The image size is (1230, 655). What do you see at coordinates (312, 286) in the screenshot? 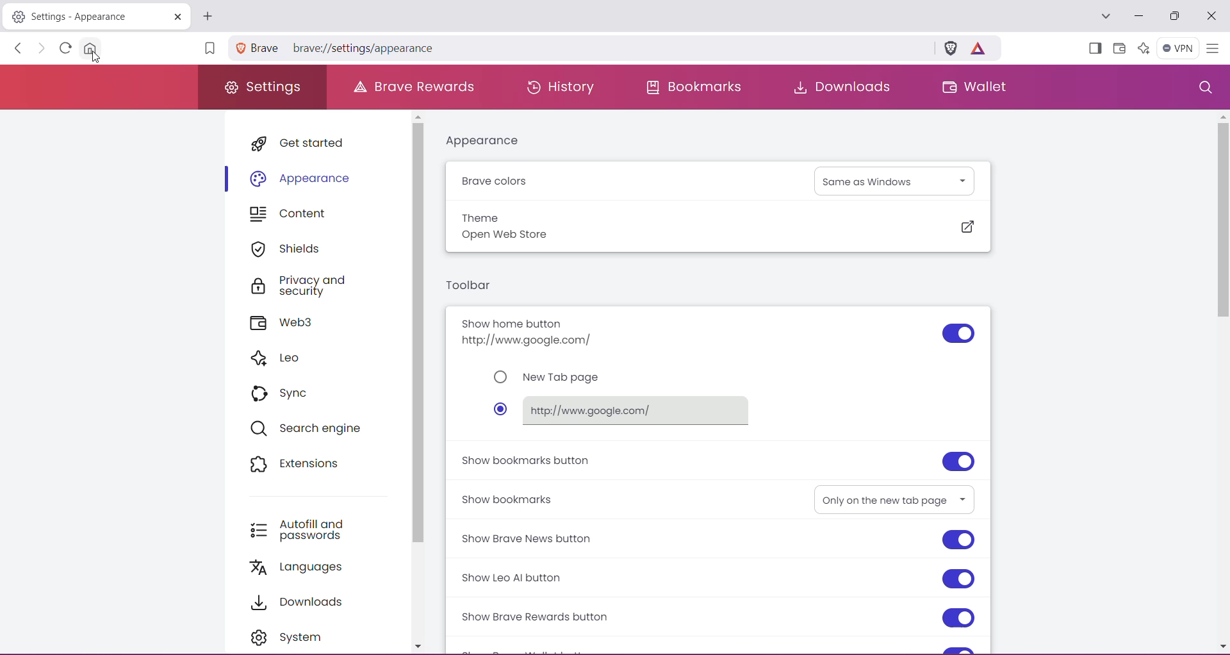
I see `Privacy and security` at bounding box center [312, 286].